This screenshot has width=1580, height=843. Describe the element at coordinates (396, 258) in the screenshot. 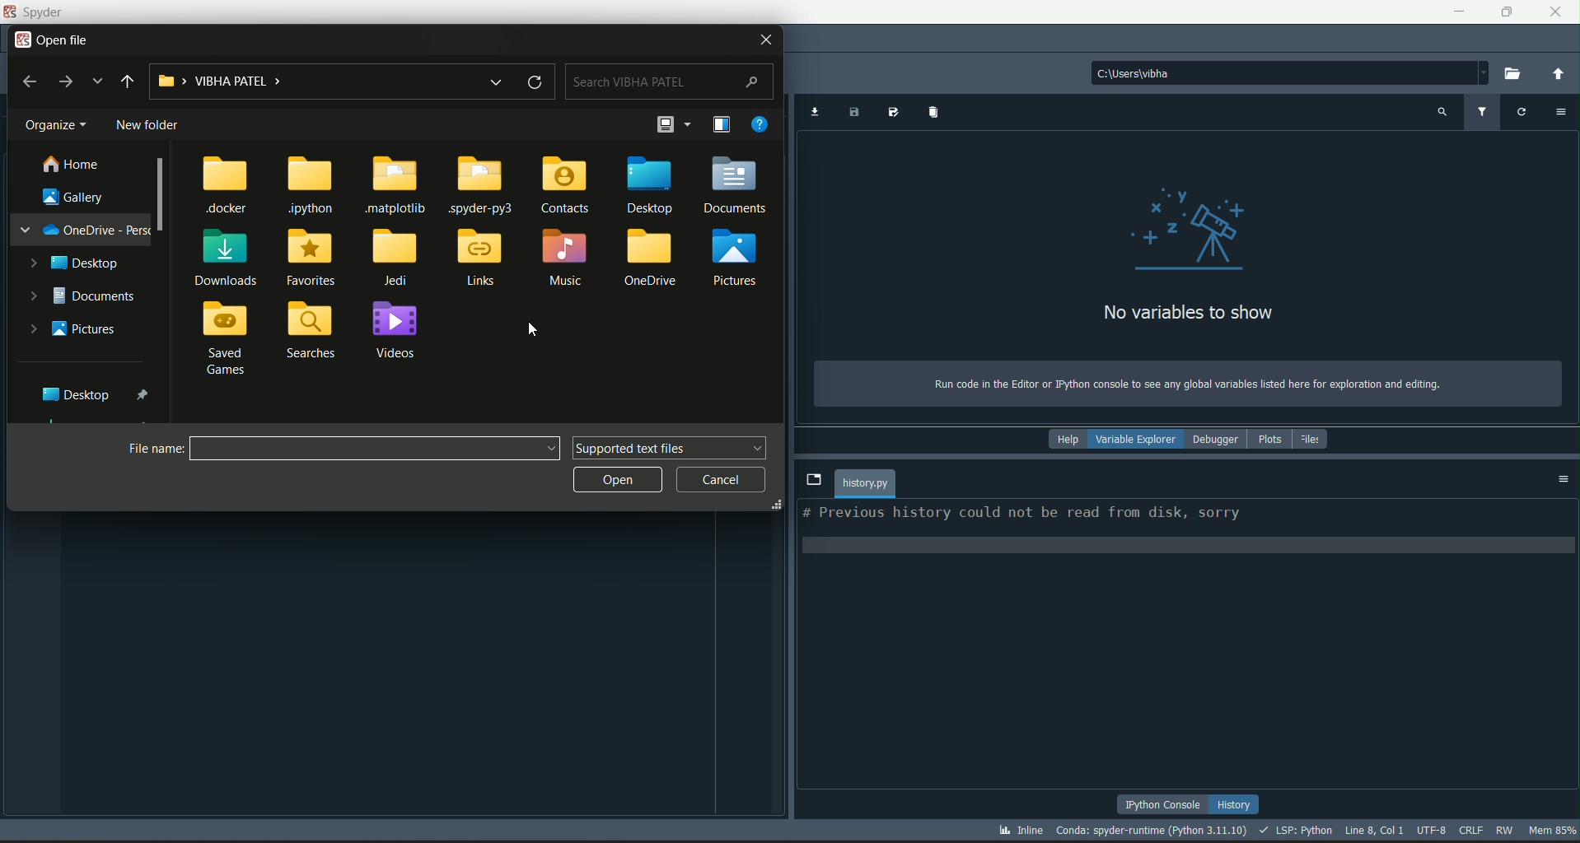

I see `jedi` at that location.